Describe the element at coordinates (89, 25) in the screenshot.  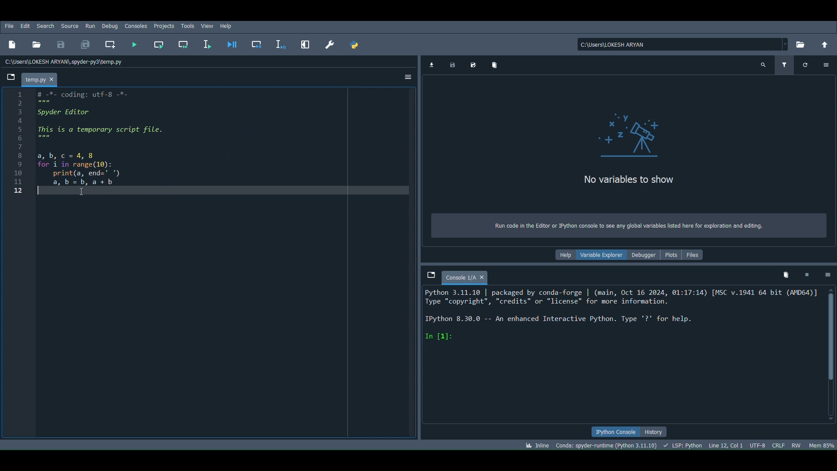
I see `Run` at that location.